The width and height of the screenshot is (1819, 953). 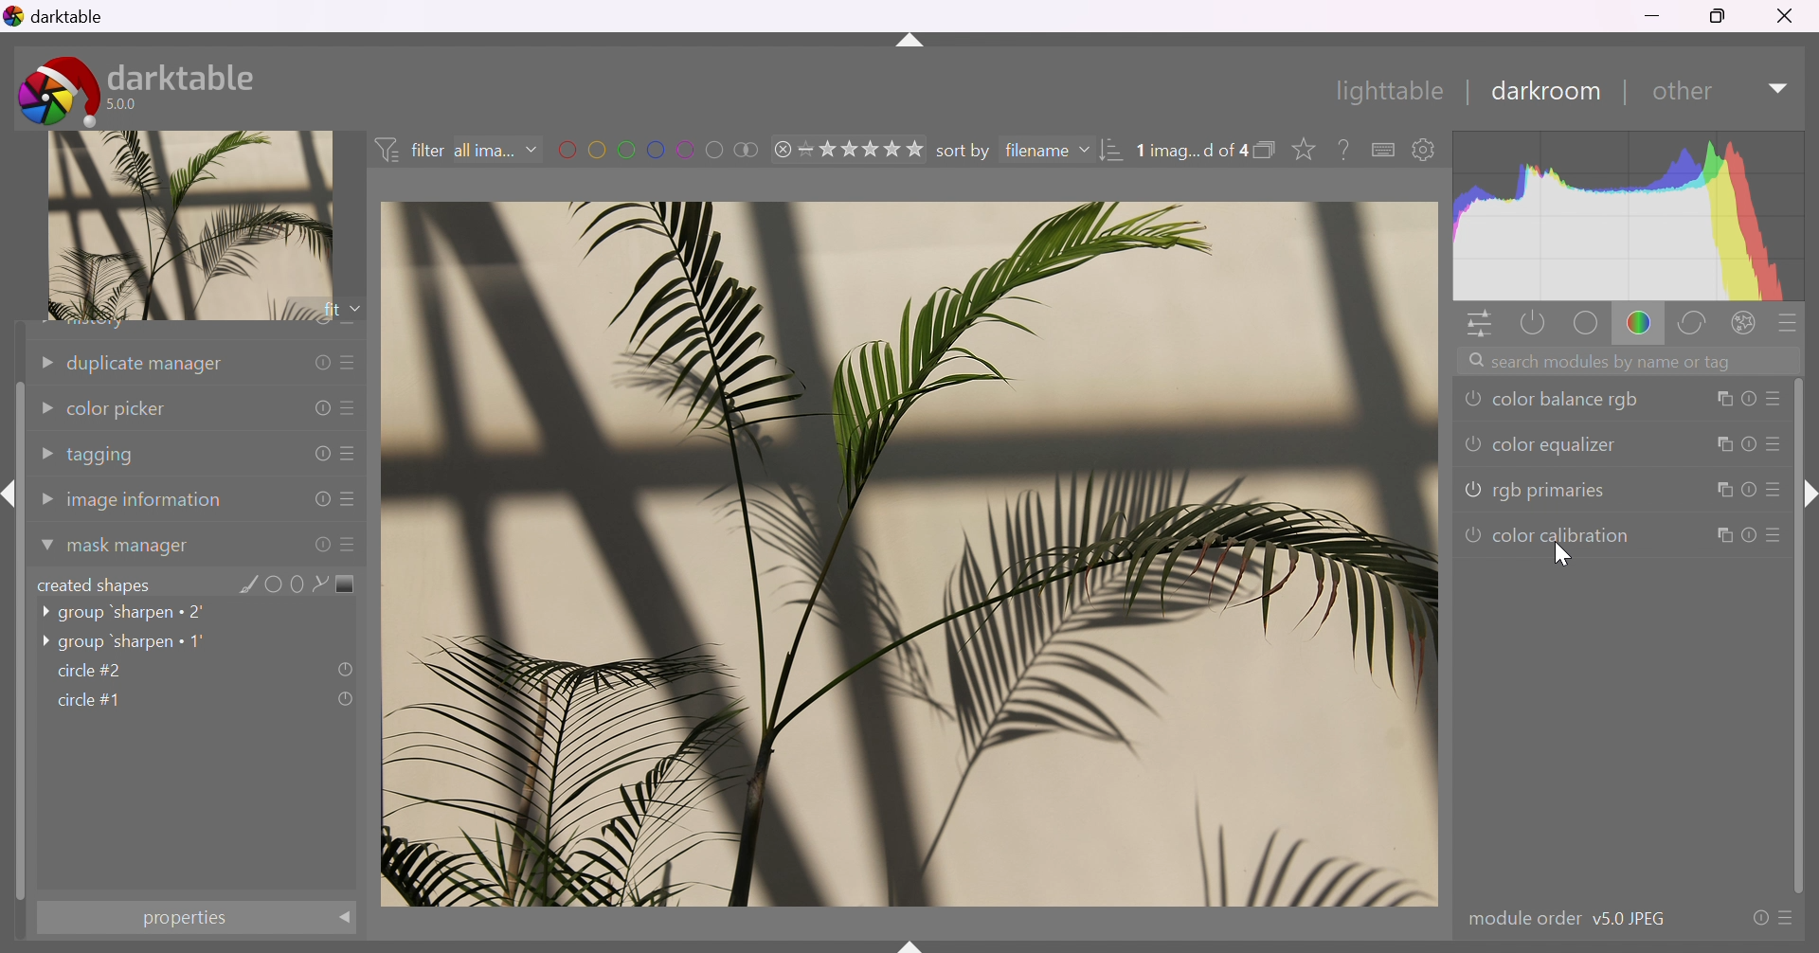 What do you see at coordinates (1621, 490) in the screenshot?
I see `rgb primaries` at bounding box center [1621, 490].